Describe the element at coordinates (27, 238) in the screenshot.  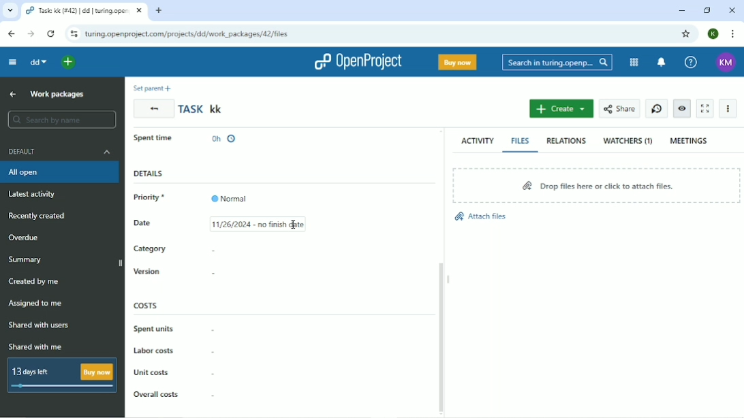
I see `Overdue` at that location.